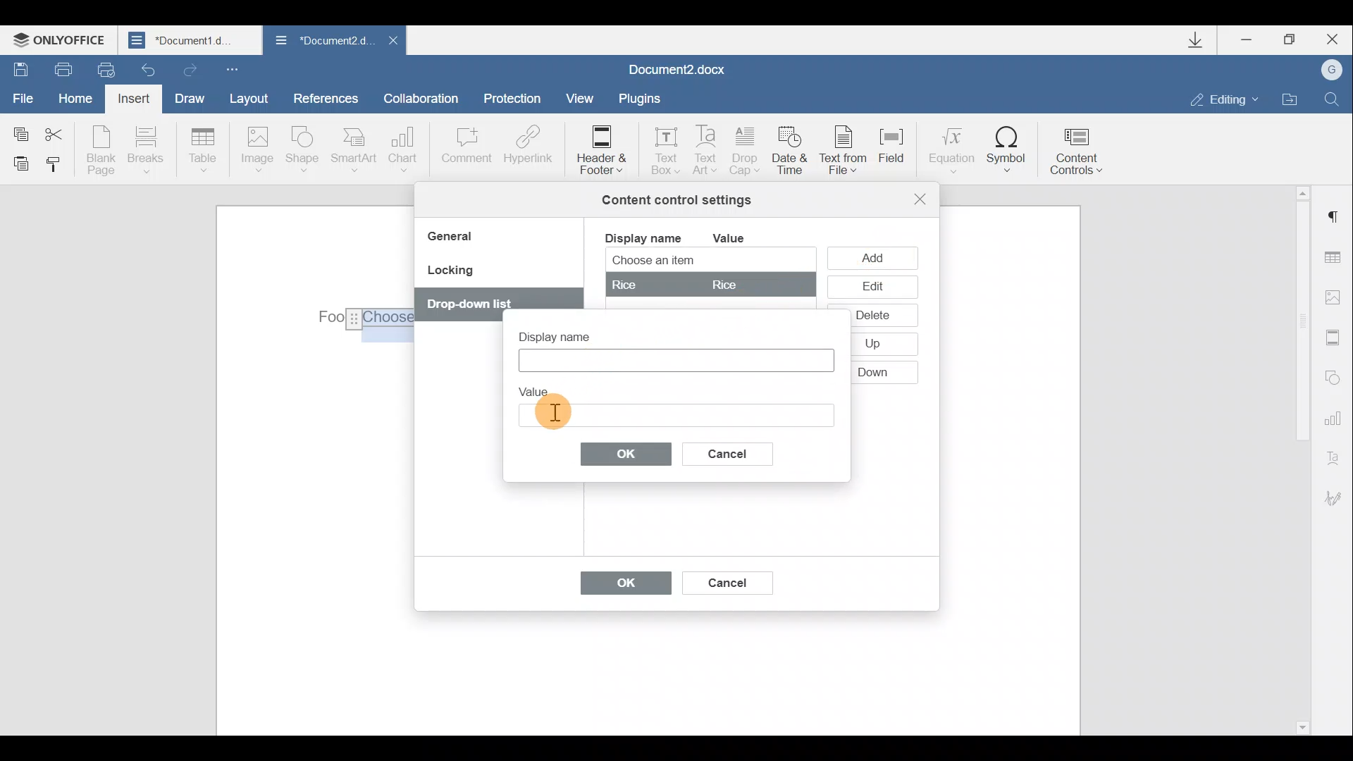  Describe the element at coordinates (323, 43) in the screenshot. I see `Document2 d..` at that location.